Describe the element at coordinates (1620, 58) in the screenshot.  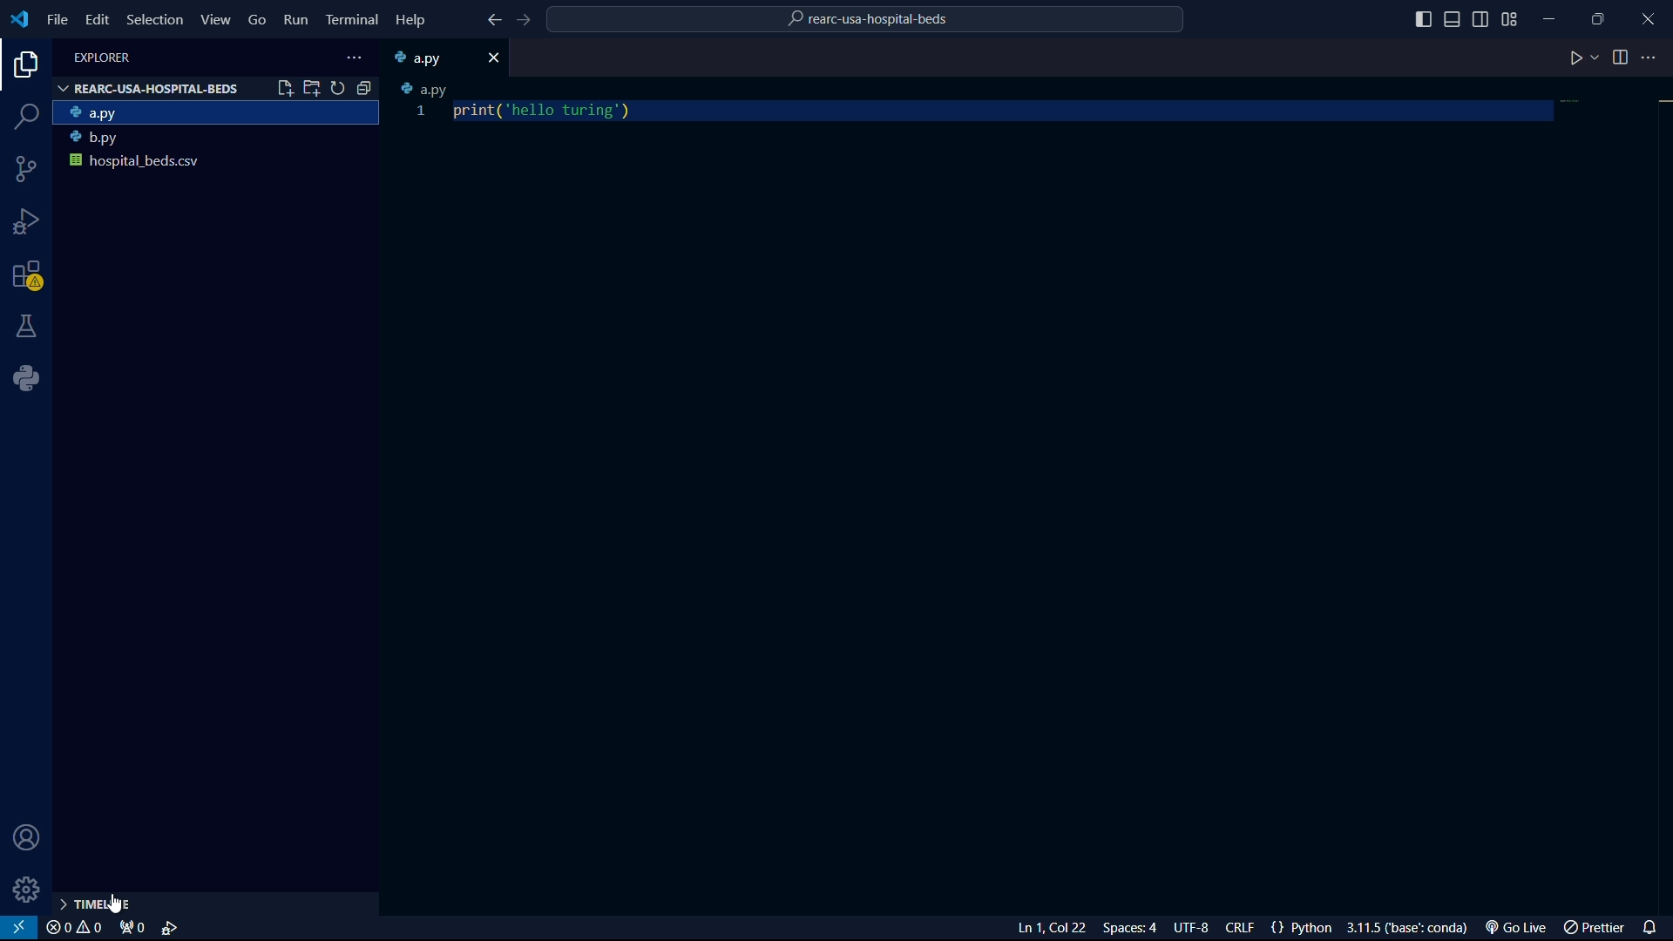
I see `split editor right` at that location.